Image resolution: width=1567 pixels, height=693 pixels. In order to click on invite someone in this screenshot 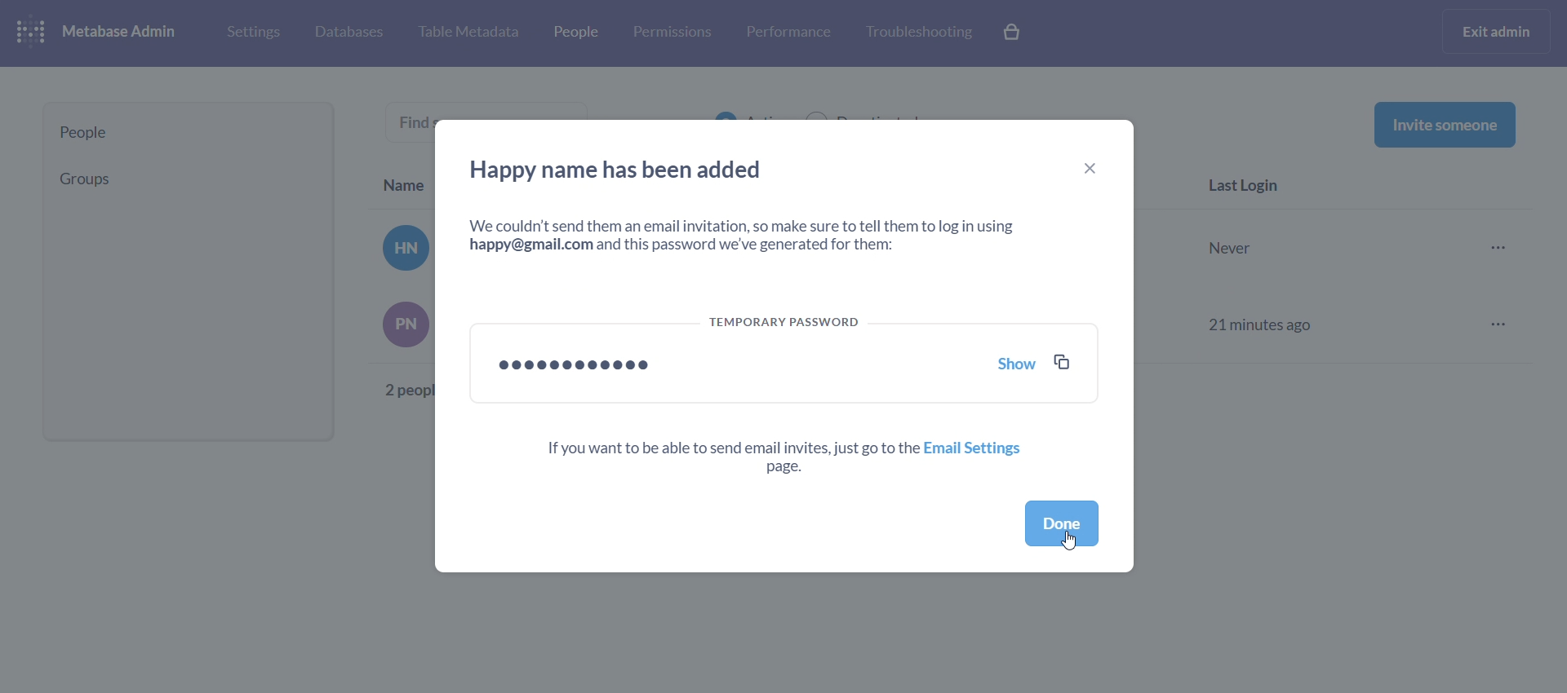, I will do `click(1445, 124)`.